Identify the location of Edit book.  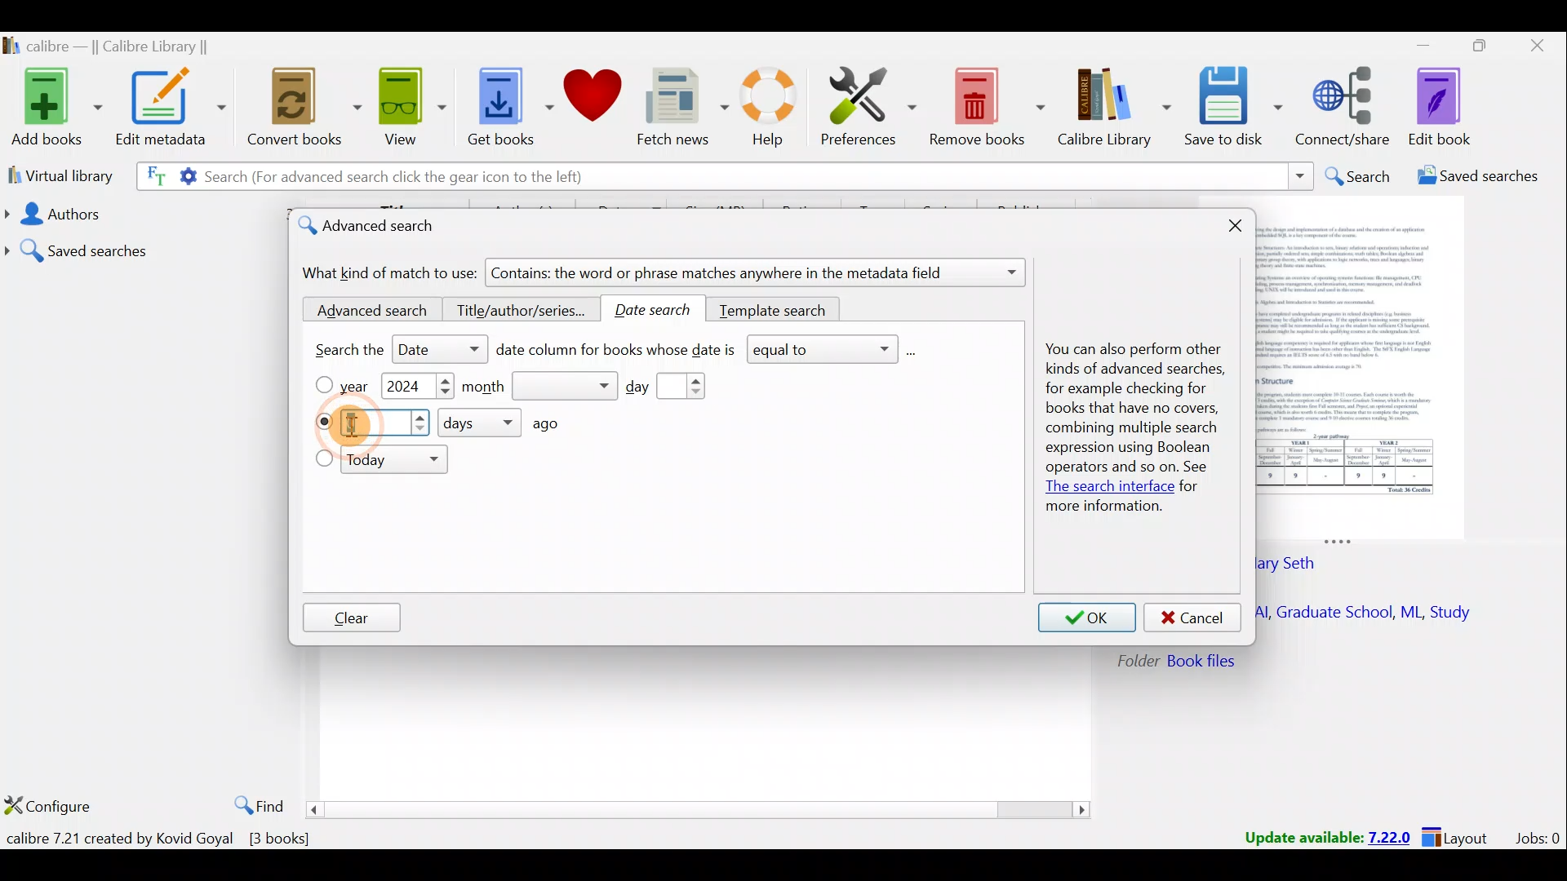
(1453, 106).